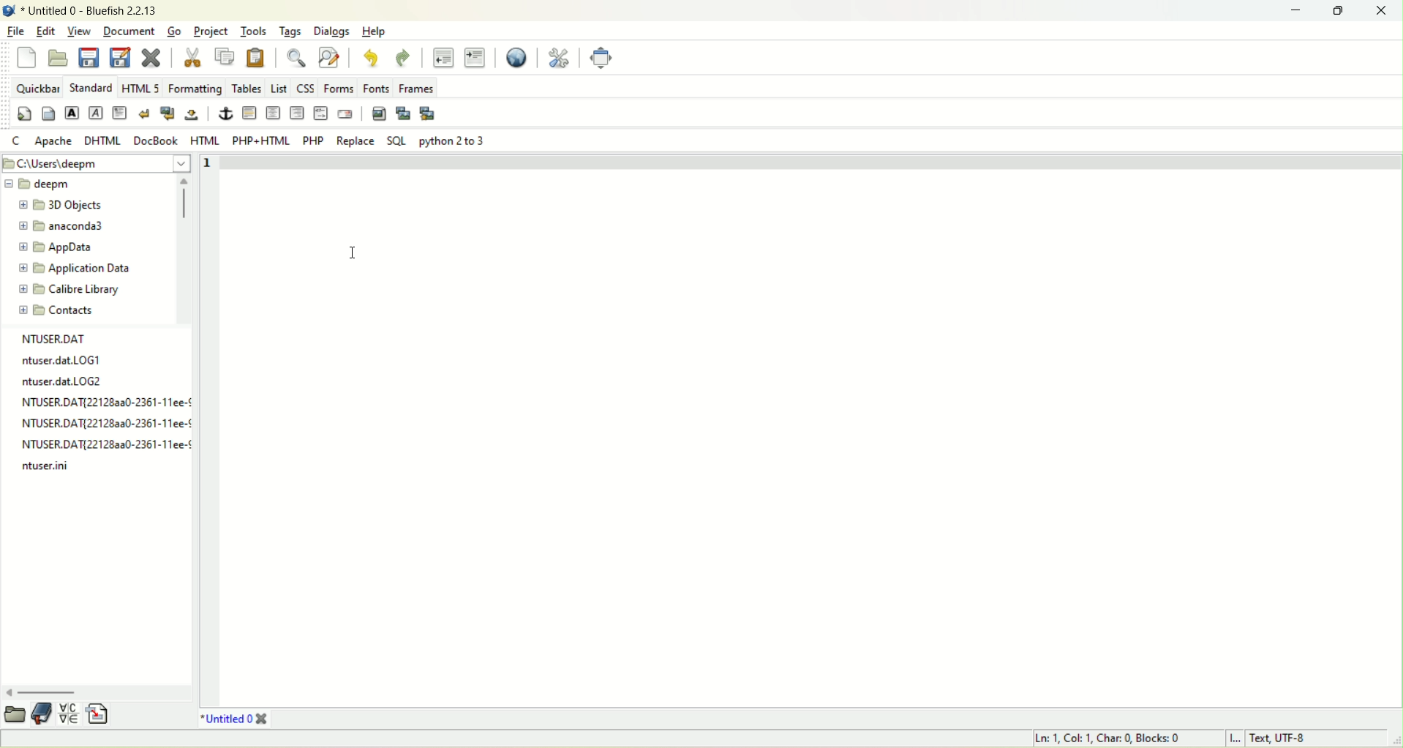  Describe the element at coordinates (74, 268) in the screenshot. I see `folder name` at that location.